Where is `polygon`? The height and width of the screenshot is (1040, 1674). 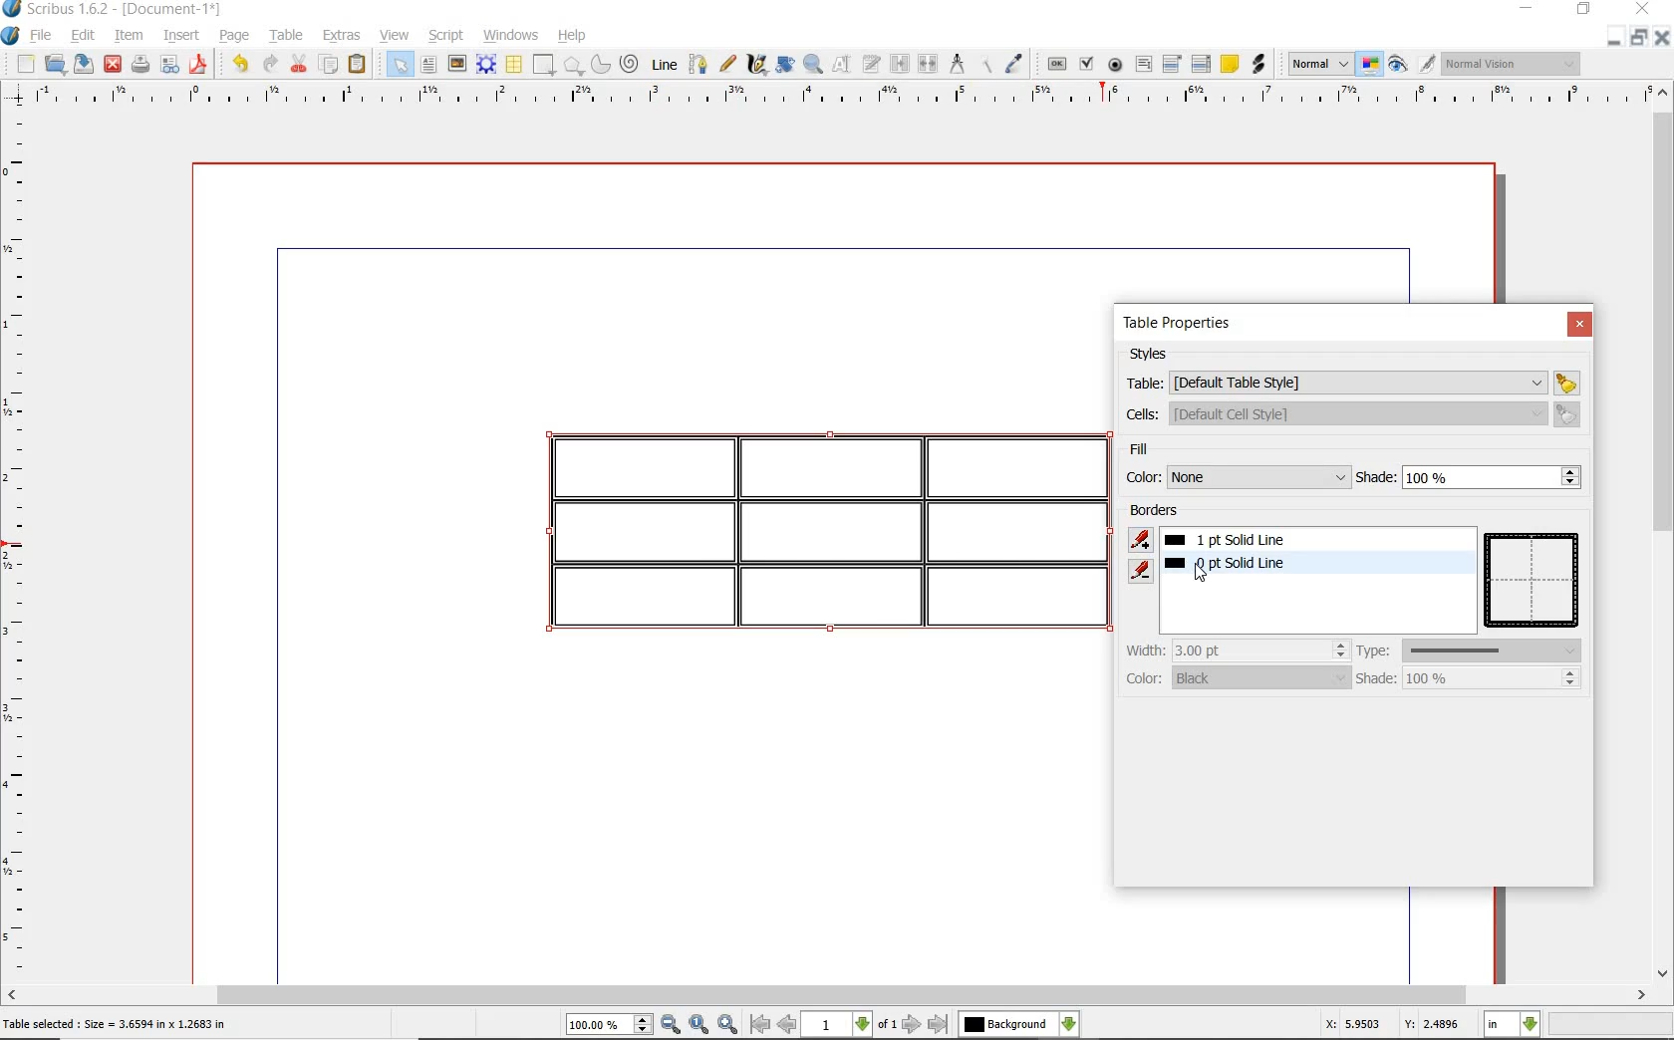
polygon is located at coordinates (574, 66).